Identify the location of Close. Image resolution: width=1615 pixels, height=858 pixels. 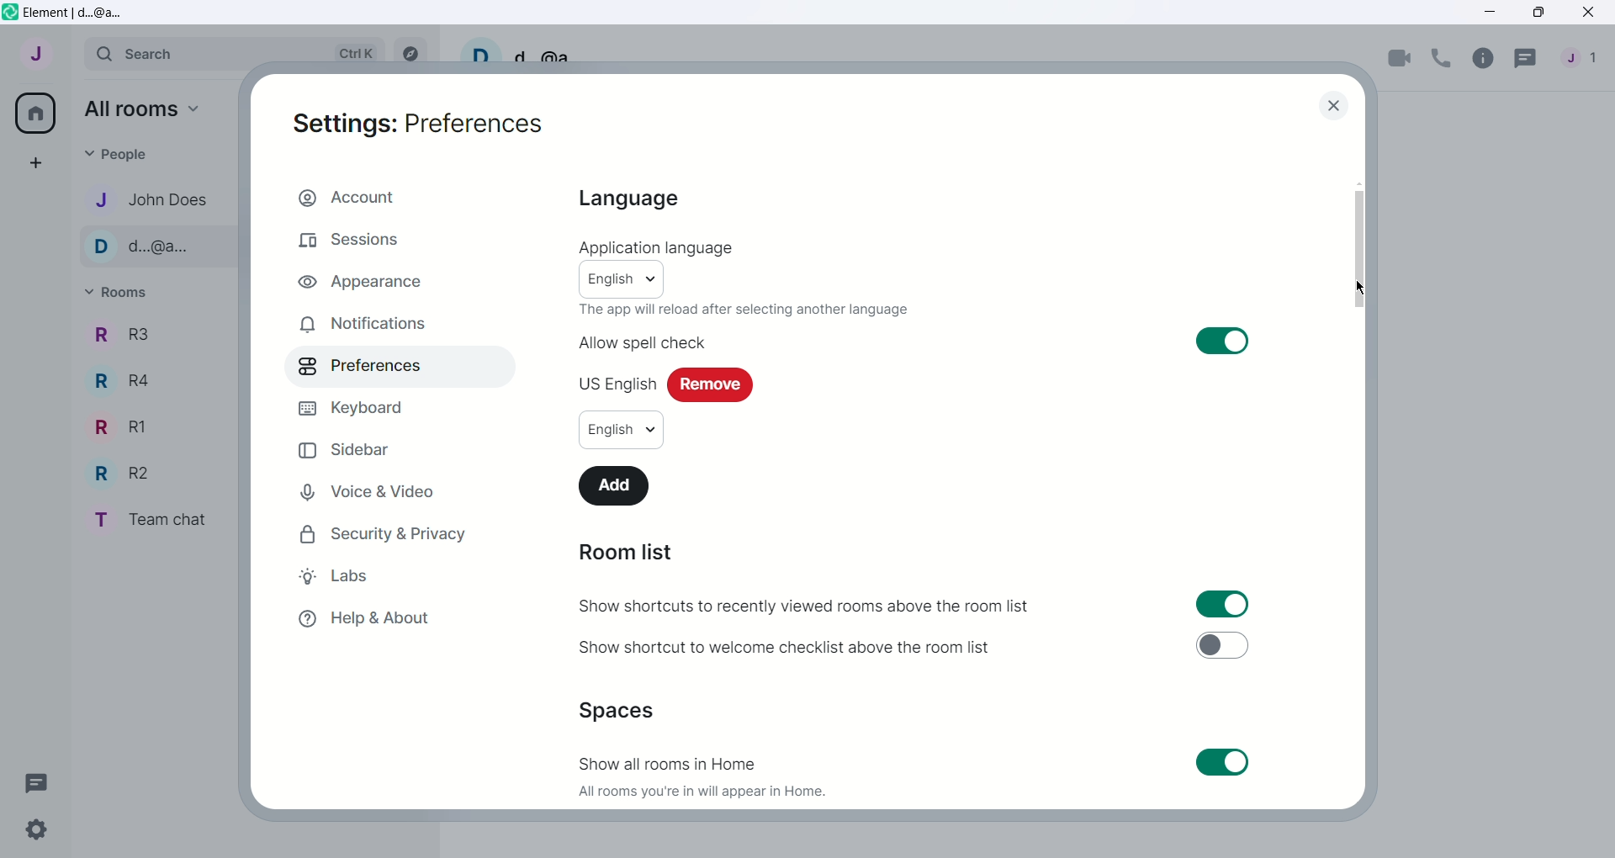
(1591, 12).